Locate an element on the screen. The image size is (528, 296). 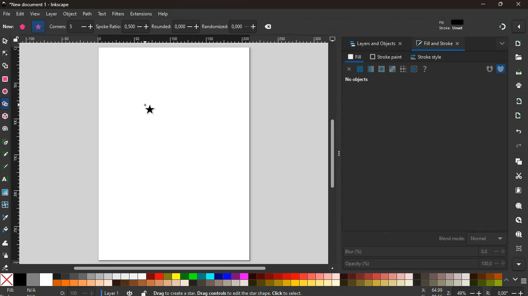
blur is located at coordinates (423, 252).